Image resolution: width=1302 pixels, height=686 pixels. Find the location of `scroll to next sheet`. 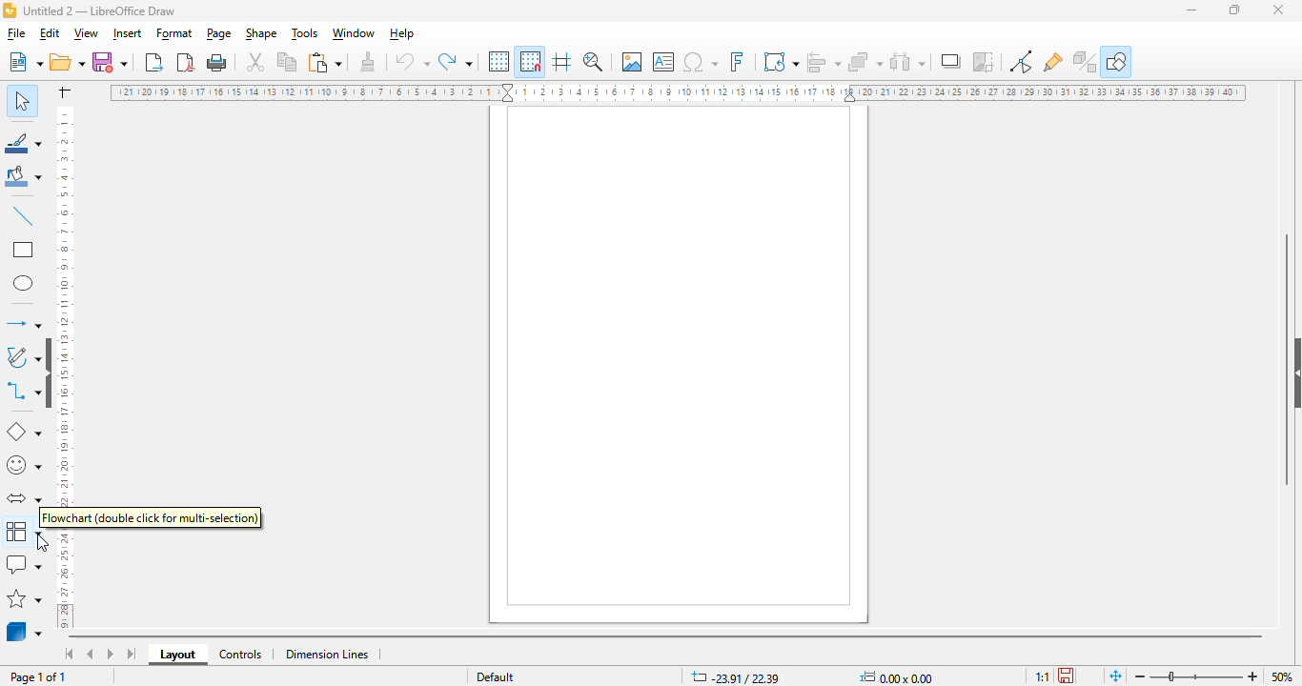

scroll to next sheet is located at coordinates (111, 655).